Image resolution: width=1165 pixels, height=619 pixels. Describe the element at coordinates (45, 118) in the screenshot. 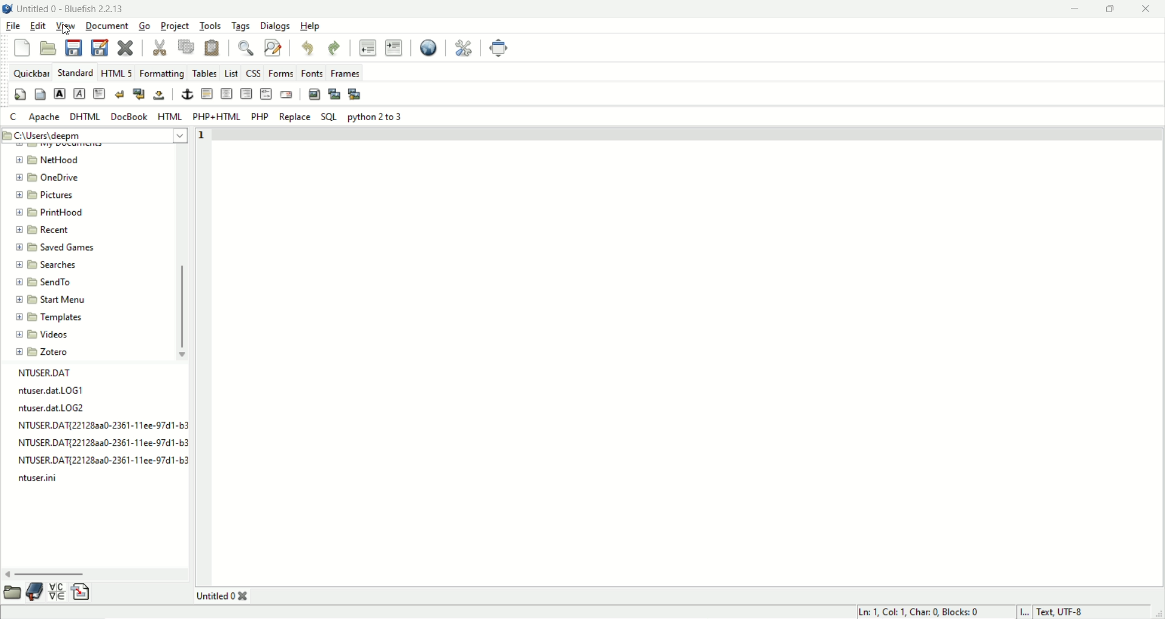

I see `apache` at that location.